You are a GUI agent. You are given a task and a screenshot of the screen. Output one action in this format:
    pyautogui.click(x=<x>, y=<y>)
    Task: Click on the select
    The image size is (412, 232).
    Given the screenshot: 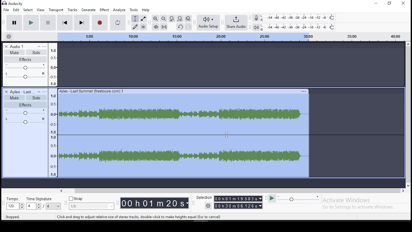 What is the action you would take?
    pyautogui.click(x=28, y=10)
    